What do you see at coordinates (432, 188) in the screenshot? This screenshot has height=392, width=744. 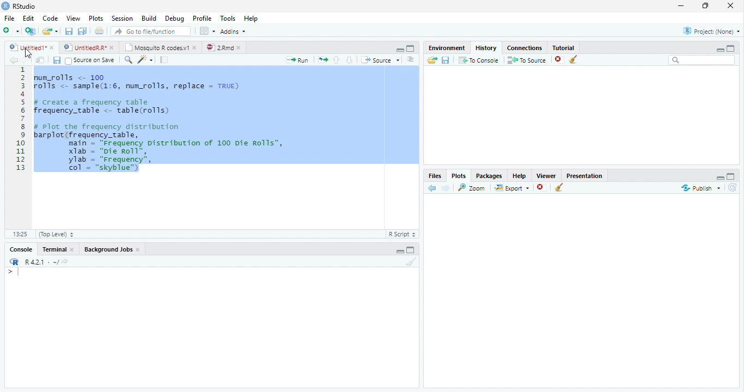 I see `Previous Slot` at bounding box center [432, 188].